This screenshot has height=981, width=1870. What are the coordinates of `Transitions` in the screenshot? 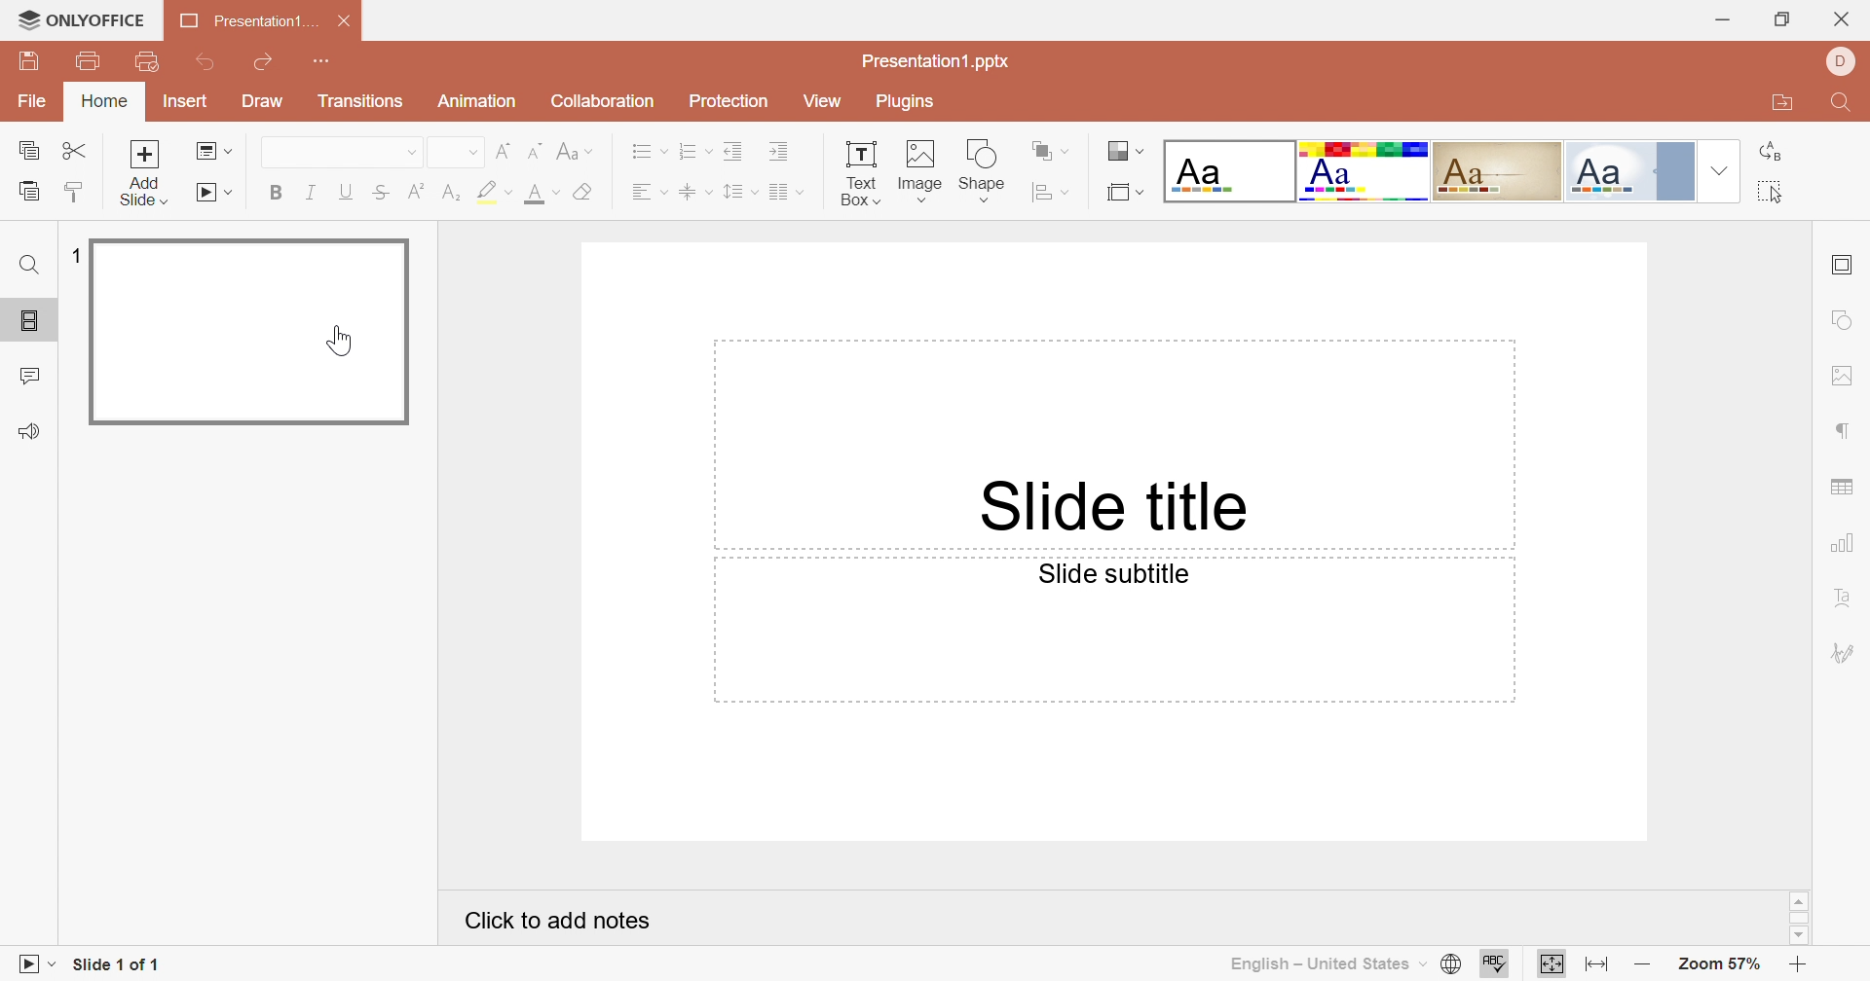 It's located at (363, 103).